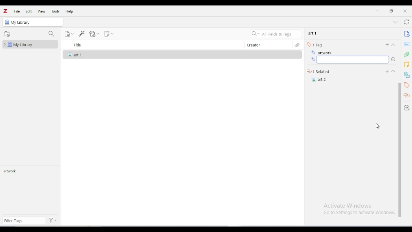 The image size is (412, 232). What do you see at coordinates (378, 125) in the screenshot?
I see `cursor` at bounding box center [378, 125].